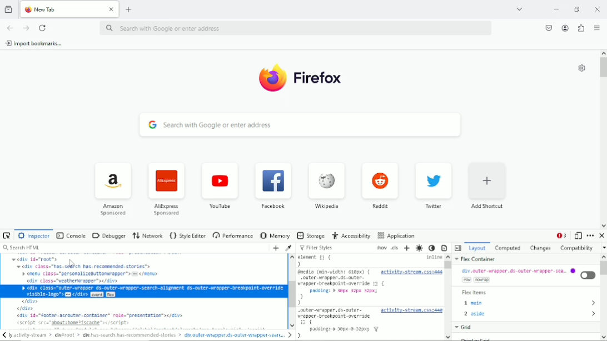  Describe the element at coordinates (519, 8) in the screenshot. I see `List all tabs` at that location.